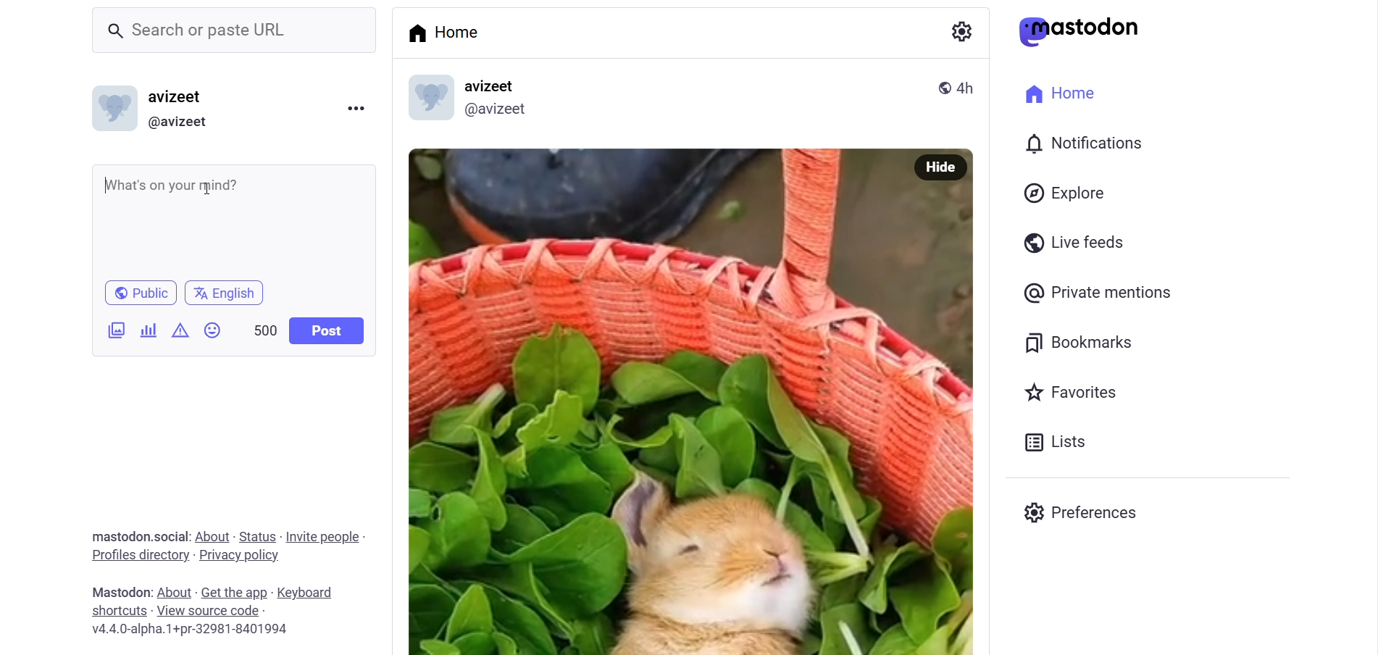  What do you see at coordinates (966, 88) in the screenshot?
I see `4h` at bounding box center [966, 88].